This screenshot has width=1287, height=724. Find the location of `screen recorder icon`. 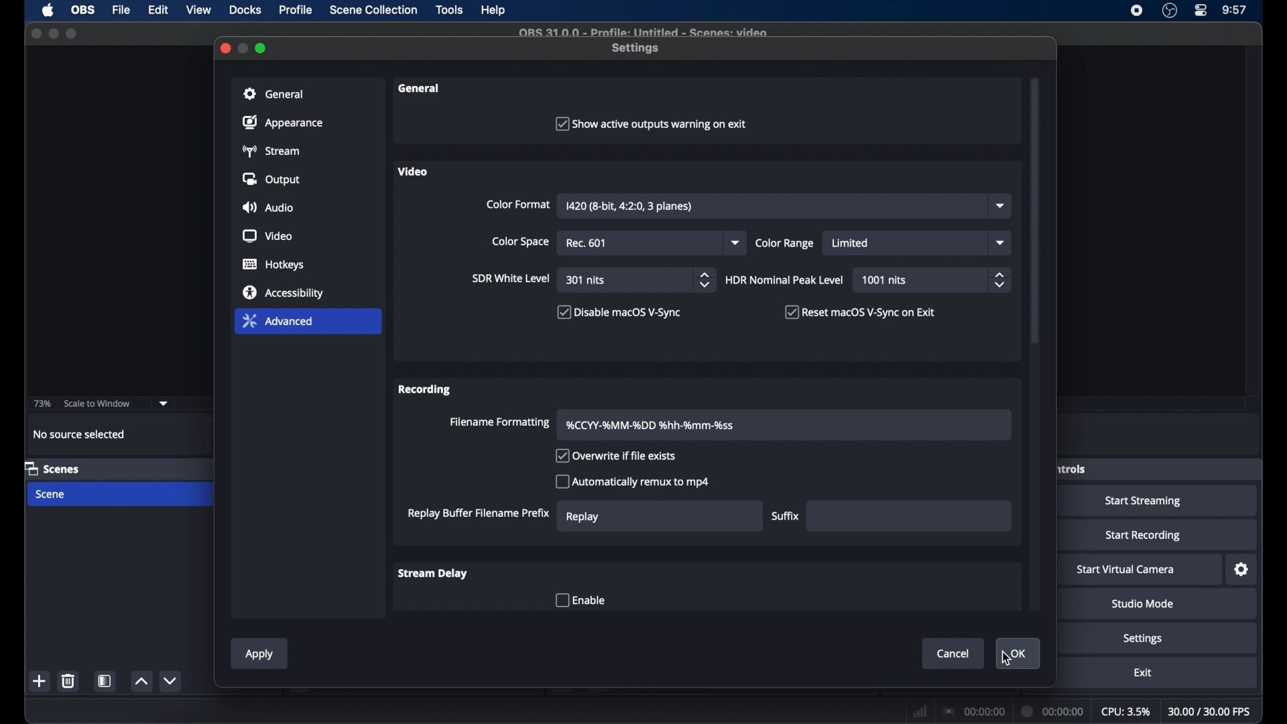

screen recorder icon is located at coordinates (1138, 11).